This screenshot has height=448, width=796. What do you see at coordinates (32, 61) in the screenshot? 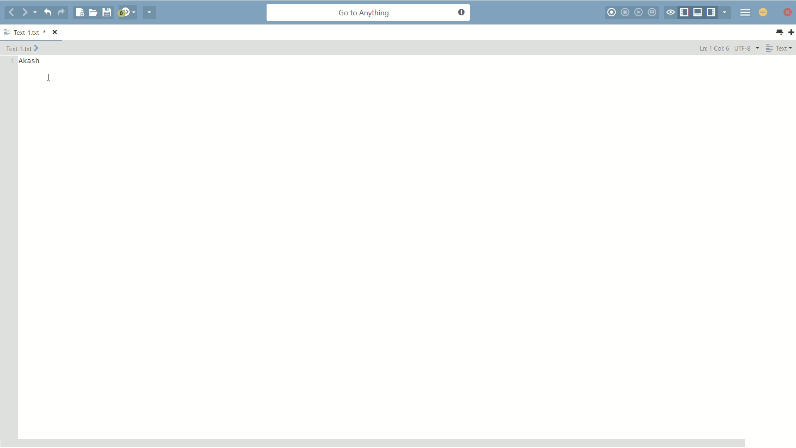
I see `Akash` at bounding box center [32, 61].